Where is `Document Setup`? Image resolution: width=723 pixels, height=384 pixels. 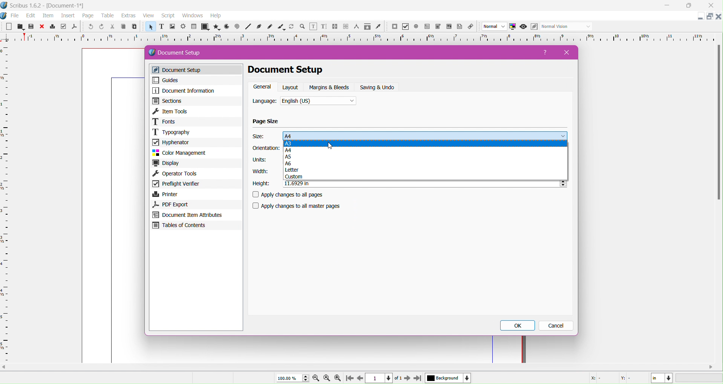
Document Setup is located at coordinates (182, 53).